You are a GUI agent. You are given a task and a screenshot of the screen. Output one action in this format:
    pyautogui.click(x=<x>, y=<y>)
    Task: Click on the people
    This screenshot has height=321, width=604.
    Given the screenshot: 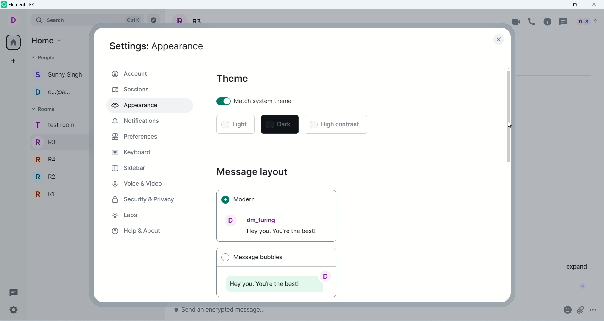 What is the action you would take?
    pyautogui.click(x=59, y=76)
    